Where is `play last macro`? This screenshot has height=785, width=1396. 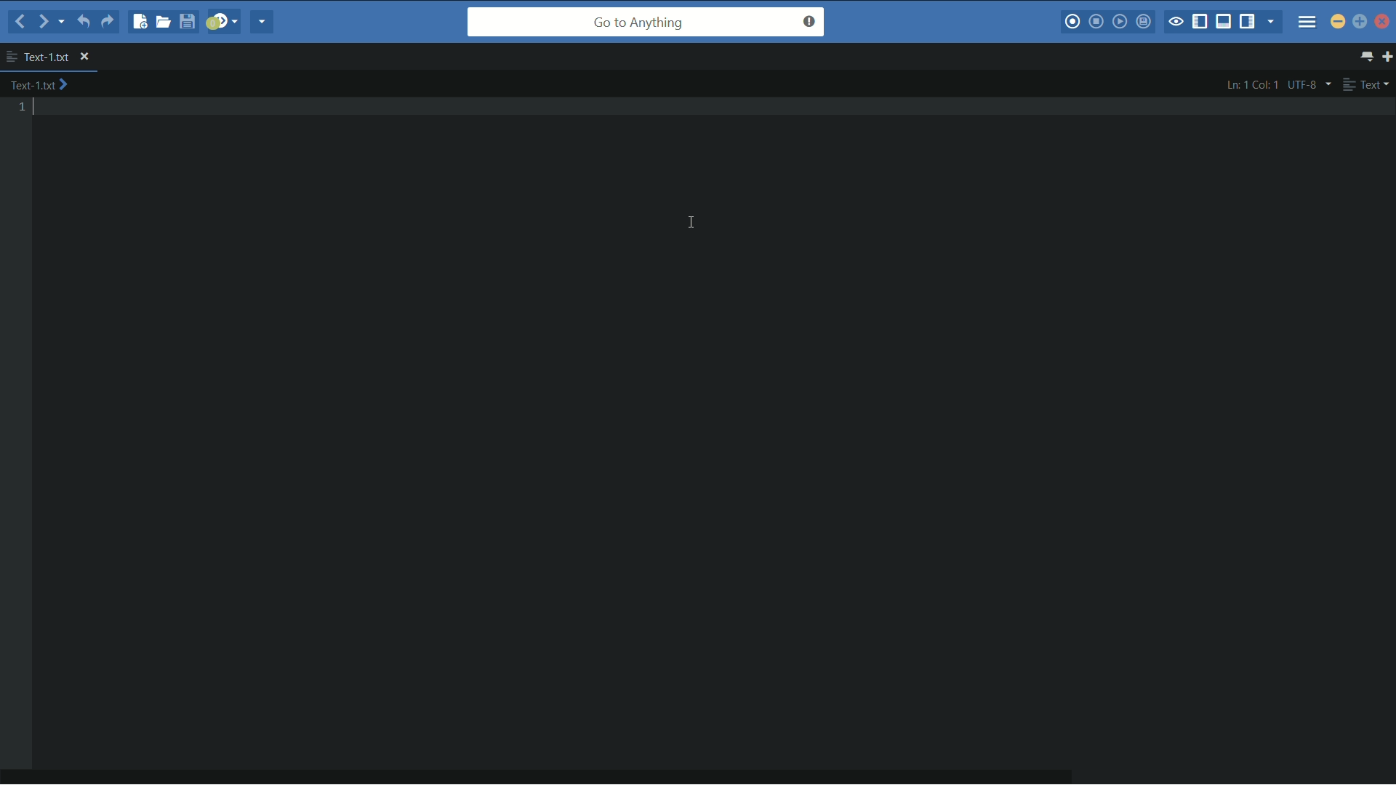 play last macro is located at coordinates (1119, 22).